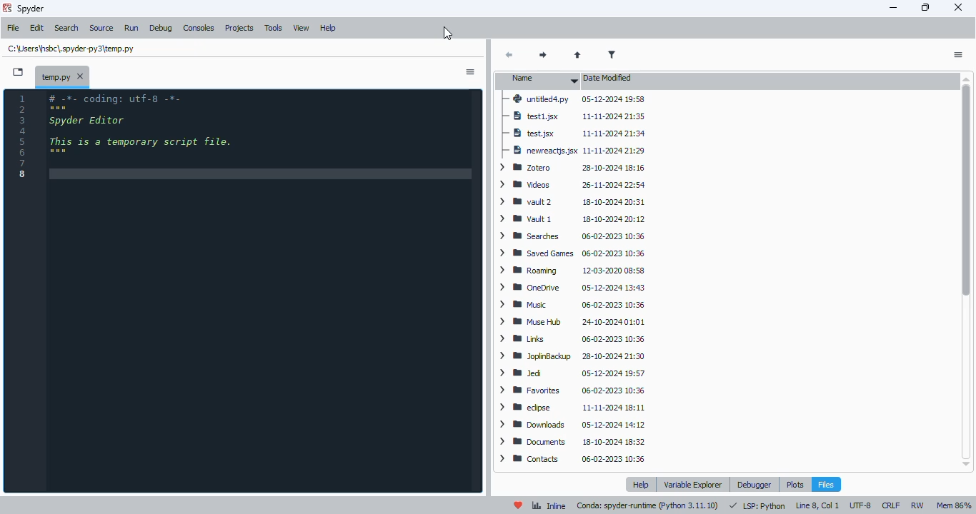 Image resolution: width=976 pixels, height=514 pixels. I want to click on videos, so click(574, 184).